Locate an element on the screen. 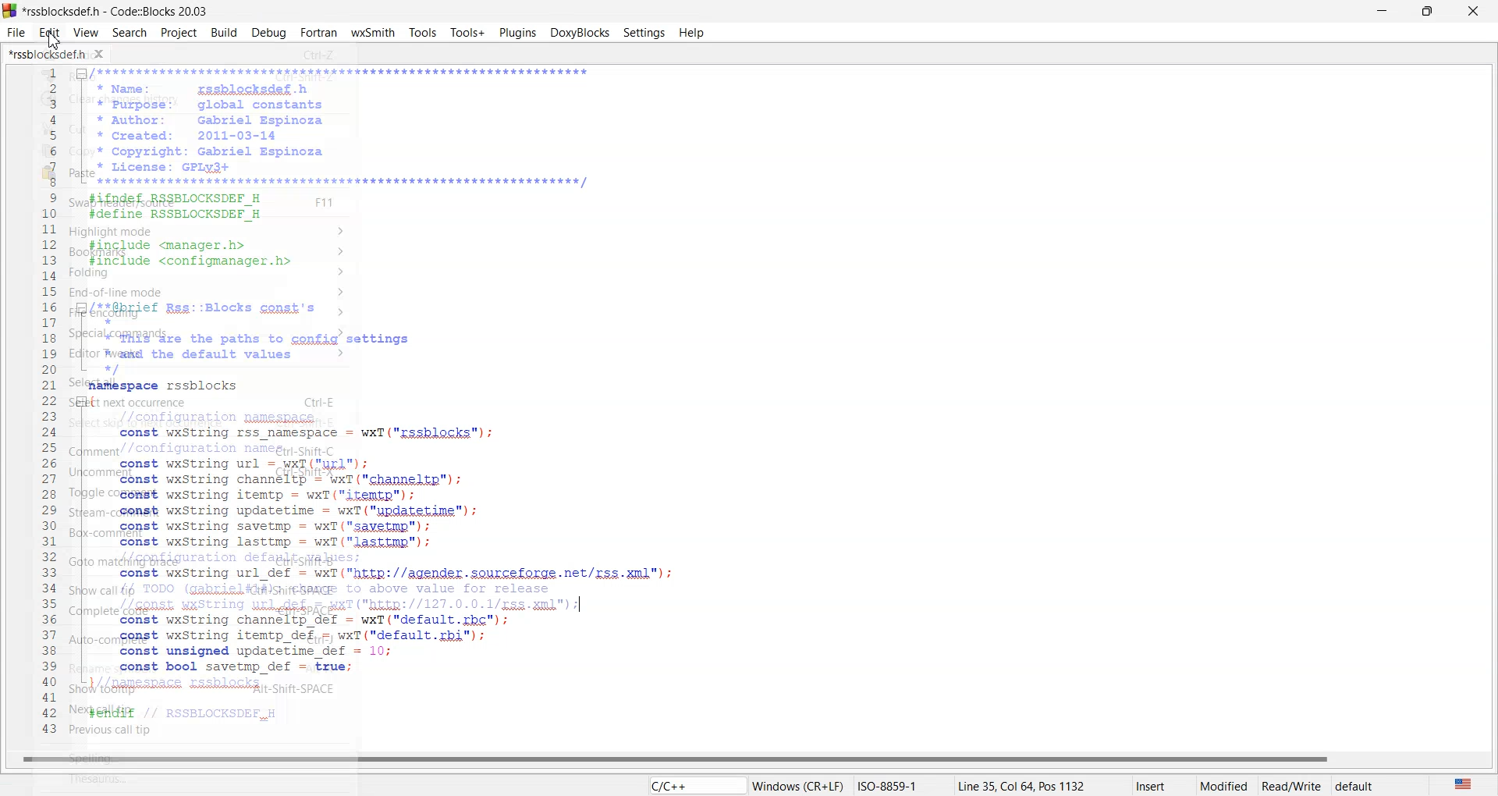 Image resolution: width=1498 pixels, height=796 pixels. Project is located at coordinates (178, 34).